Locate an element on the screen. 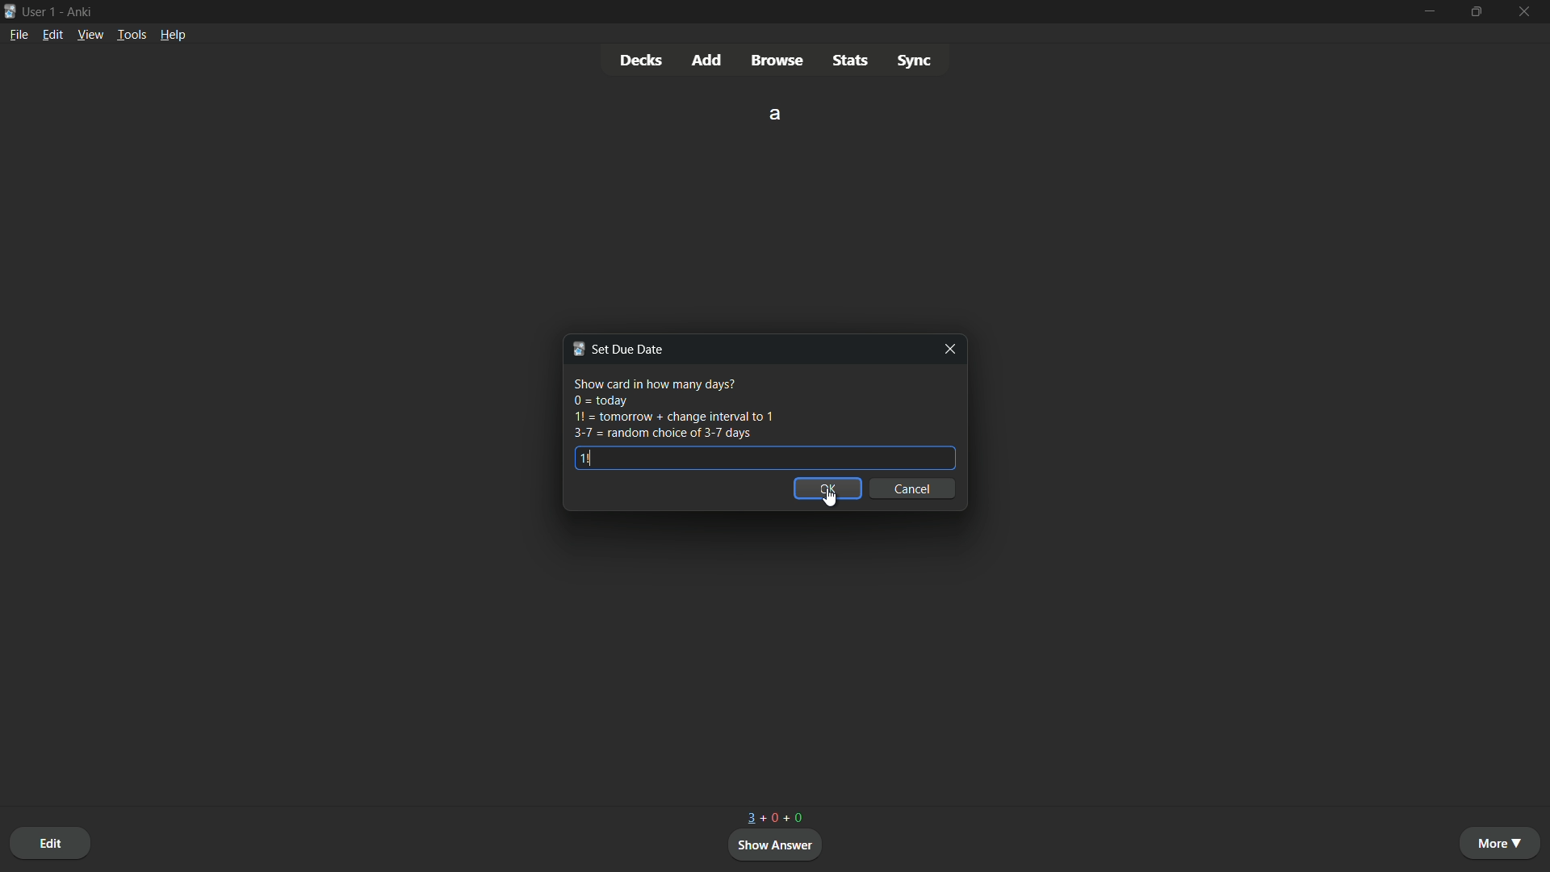  1! is located at coordinates (585, 458).